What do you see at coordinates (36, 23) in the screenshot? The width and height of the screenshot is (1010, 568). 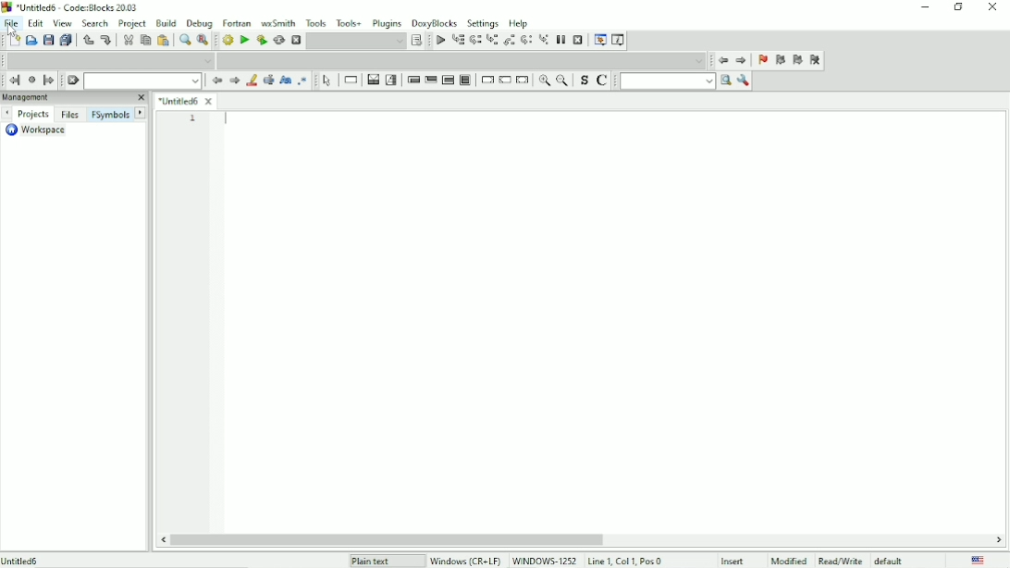 I see `Edit` at bounding box center [36, 23].